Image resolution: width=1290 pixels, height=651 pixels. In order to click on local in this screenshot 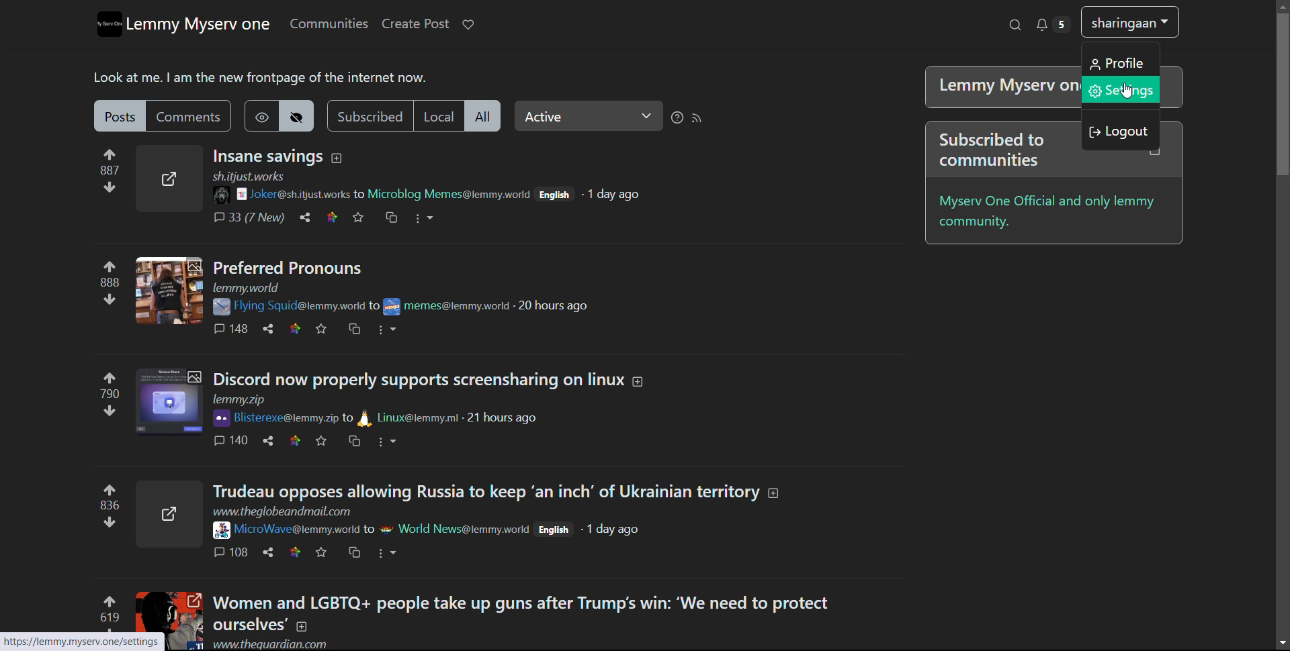, I will do `click(438, 115)`.